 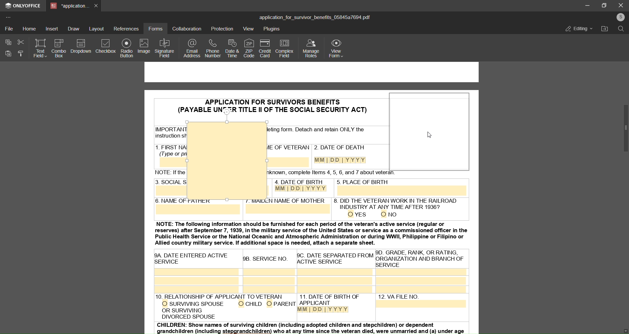 I want to click on move down, so click(x=621, y=328).